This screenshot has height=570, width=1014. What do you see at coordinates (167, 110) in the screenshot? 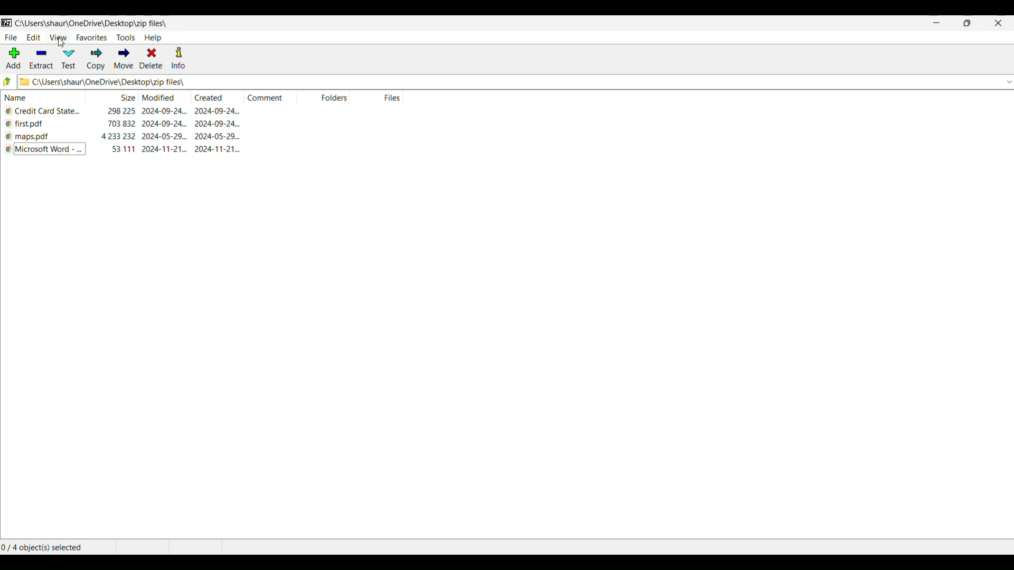
I see `` at bounding box center [167, 110].